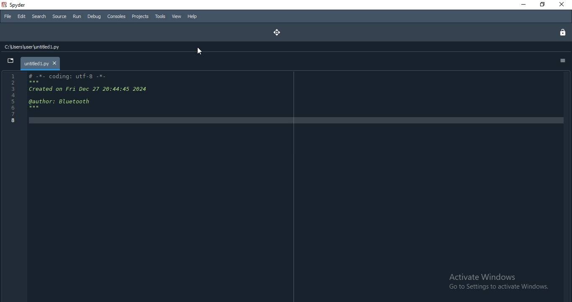  Describe the element at coordinates (90, 100) in the screenshot. I see `1 # -* coding: utf-g -*-

5 Created on Fri Dec 27 20:44:45 2024

H @author: Bluetooth

5
Ca` at that location.